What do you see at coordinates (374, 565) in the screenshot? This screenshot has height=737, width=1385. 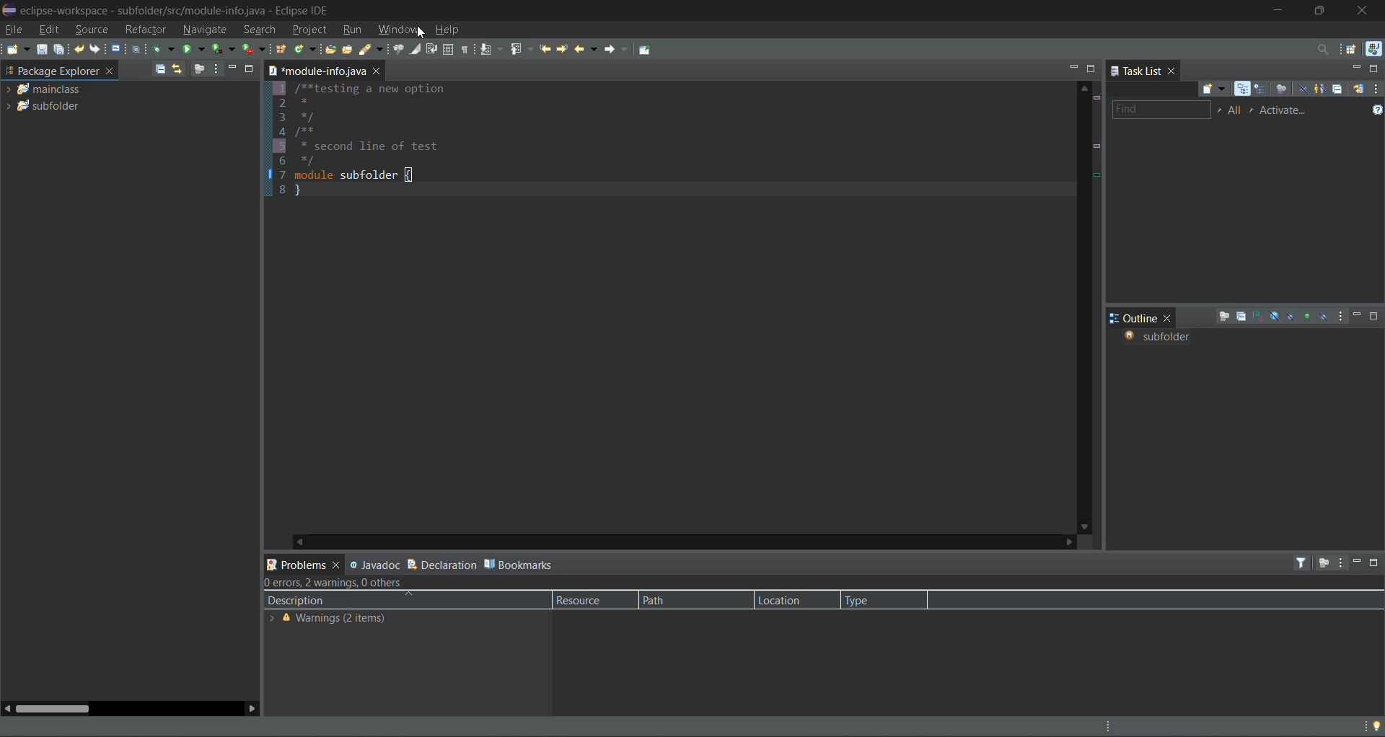 I see `javadoc` at bounding box center [374, 565].